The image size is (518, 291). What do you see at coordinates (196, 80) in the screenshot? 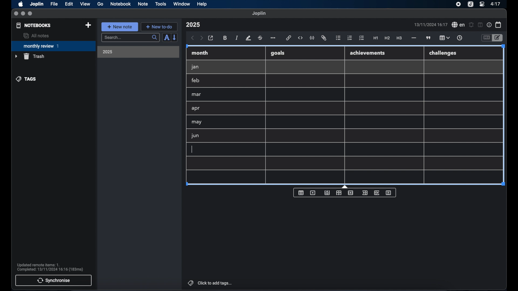
I see `feb` at bounding box center [196, 80].